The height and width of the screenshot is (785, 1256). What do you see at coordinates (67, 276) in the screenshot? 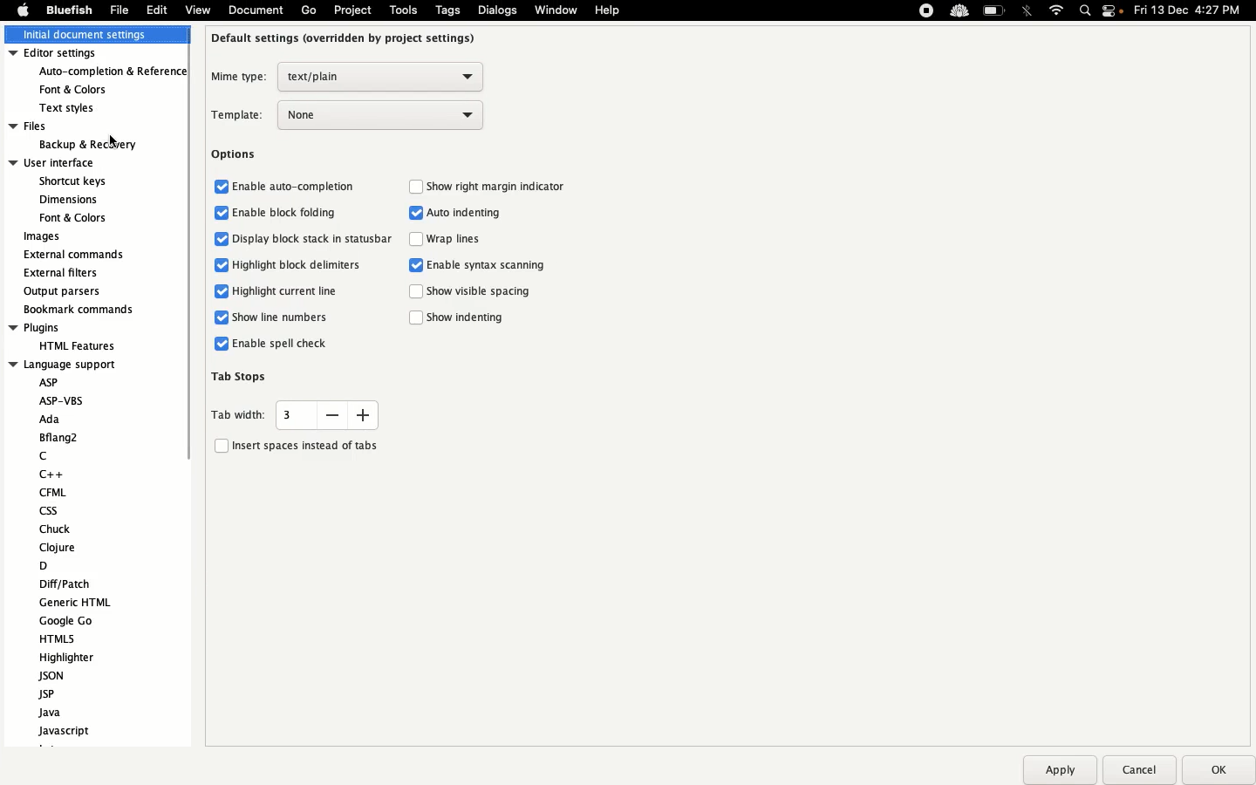
I see `External filters` at bounding box center [67, 276].